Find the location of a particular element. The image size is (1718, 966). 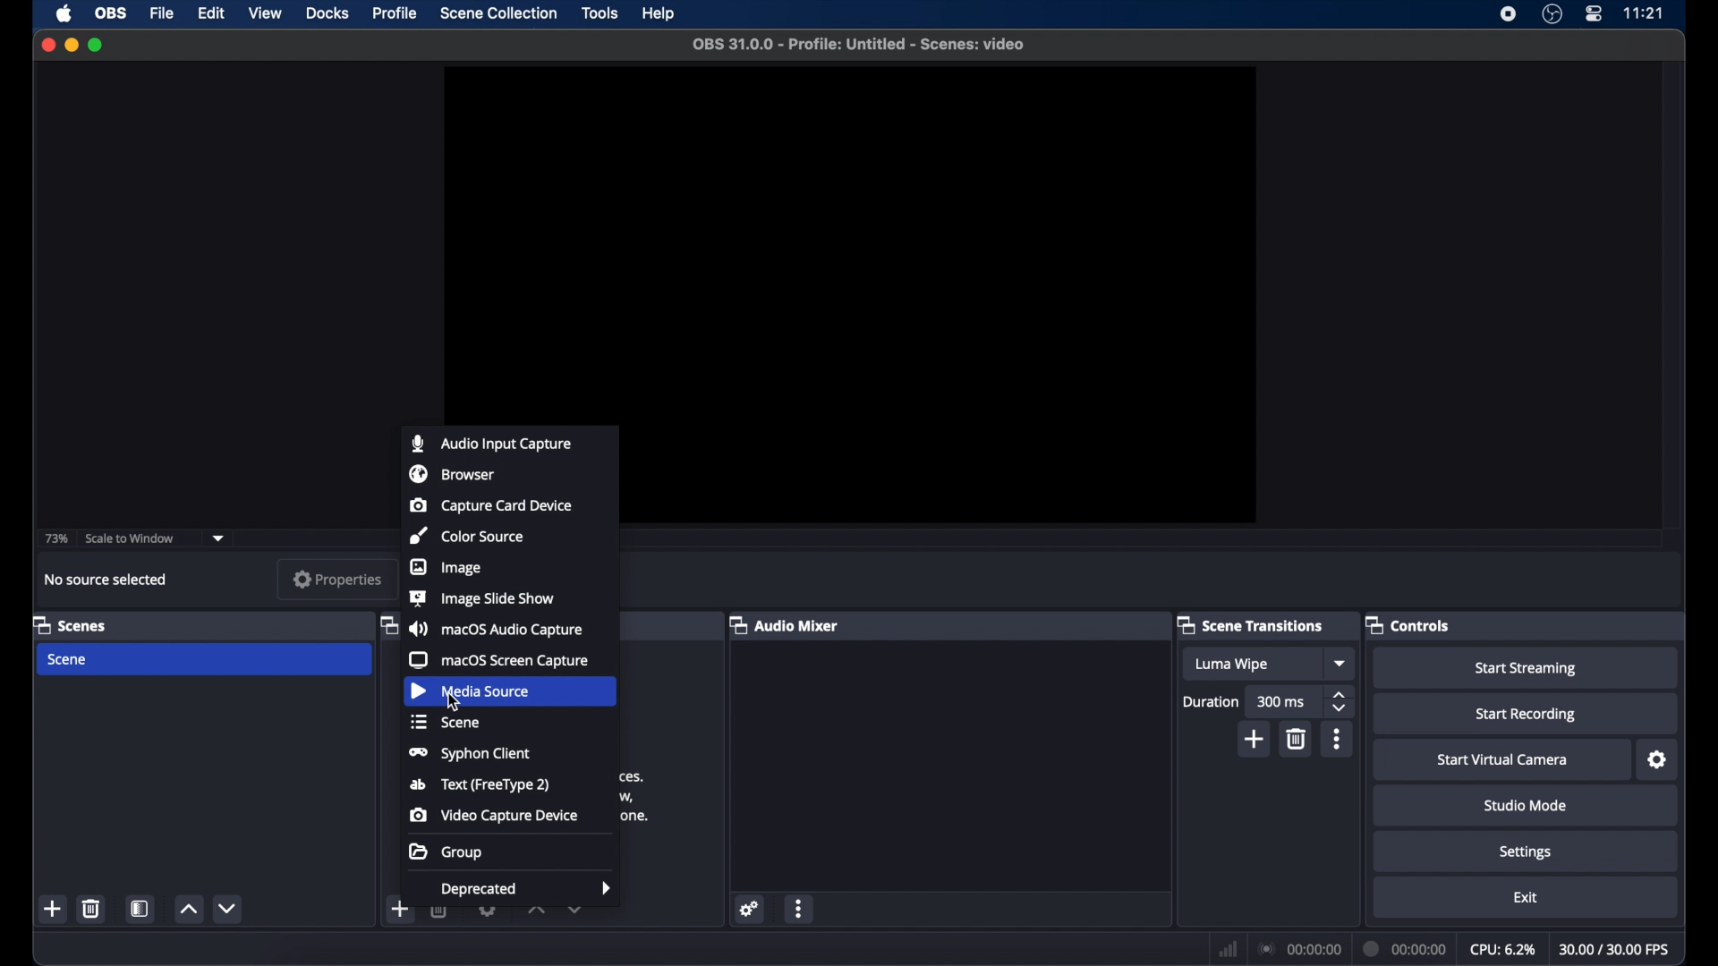

time is located at coordinates (1645, 13).